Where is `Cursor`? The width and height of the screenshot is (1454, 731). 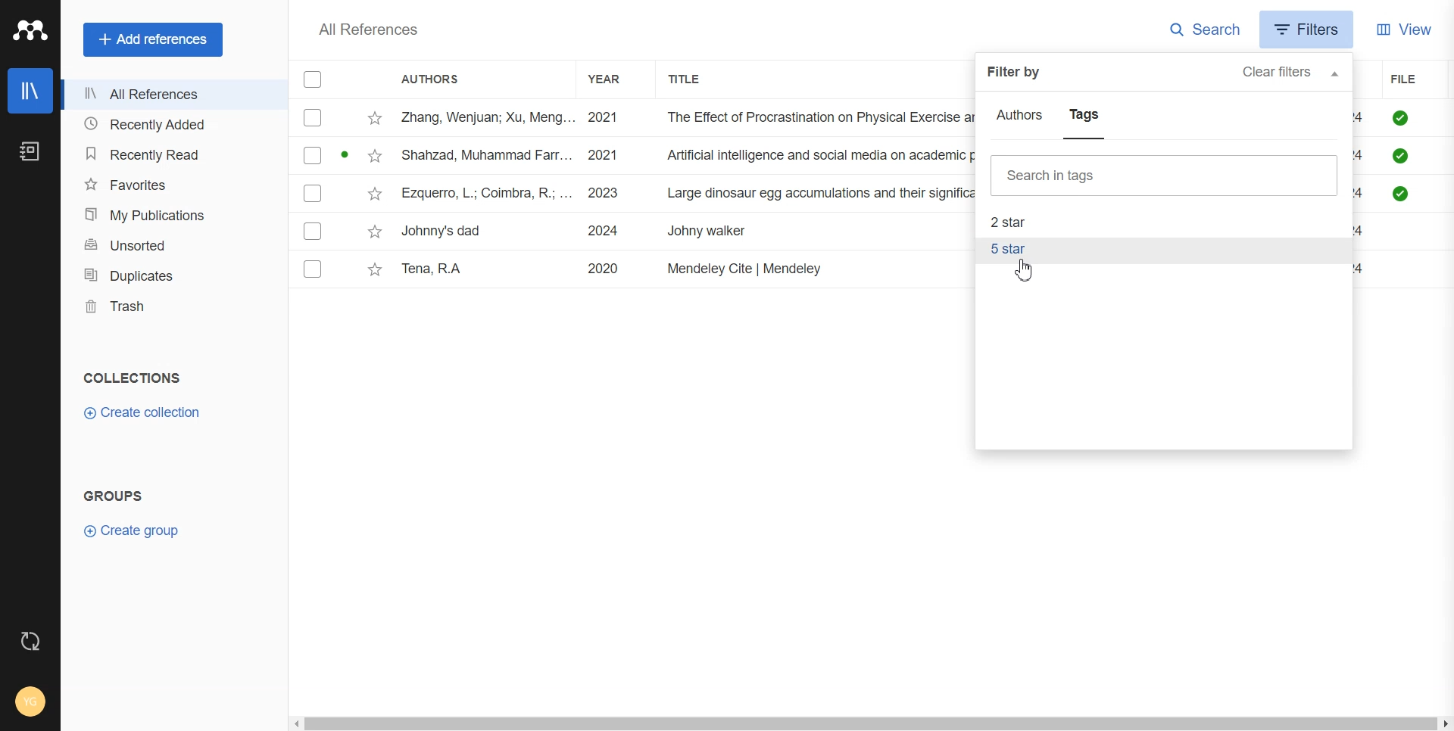 Cursor is located at coordinates (1026, 272).